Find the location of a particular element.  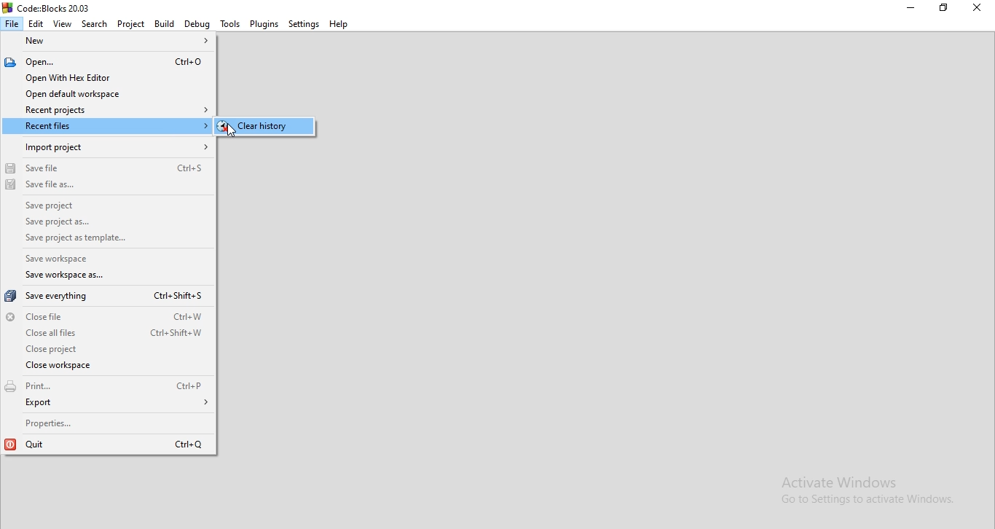

Tools  is located at coordinates (228, 24).